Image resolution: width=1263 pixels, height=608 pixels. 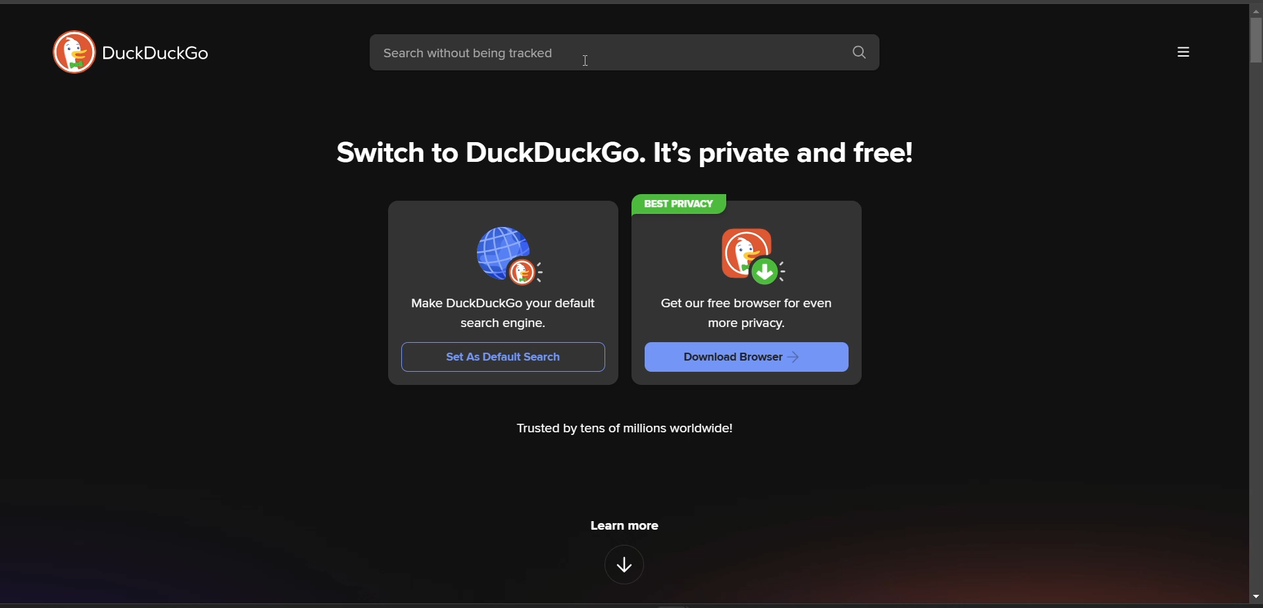 What do you see at coordinates (748, 315) in the screenshot?
I see `Get our free browser for even
more privacy.` at bounding box center [748, 315].